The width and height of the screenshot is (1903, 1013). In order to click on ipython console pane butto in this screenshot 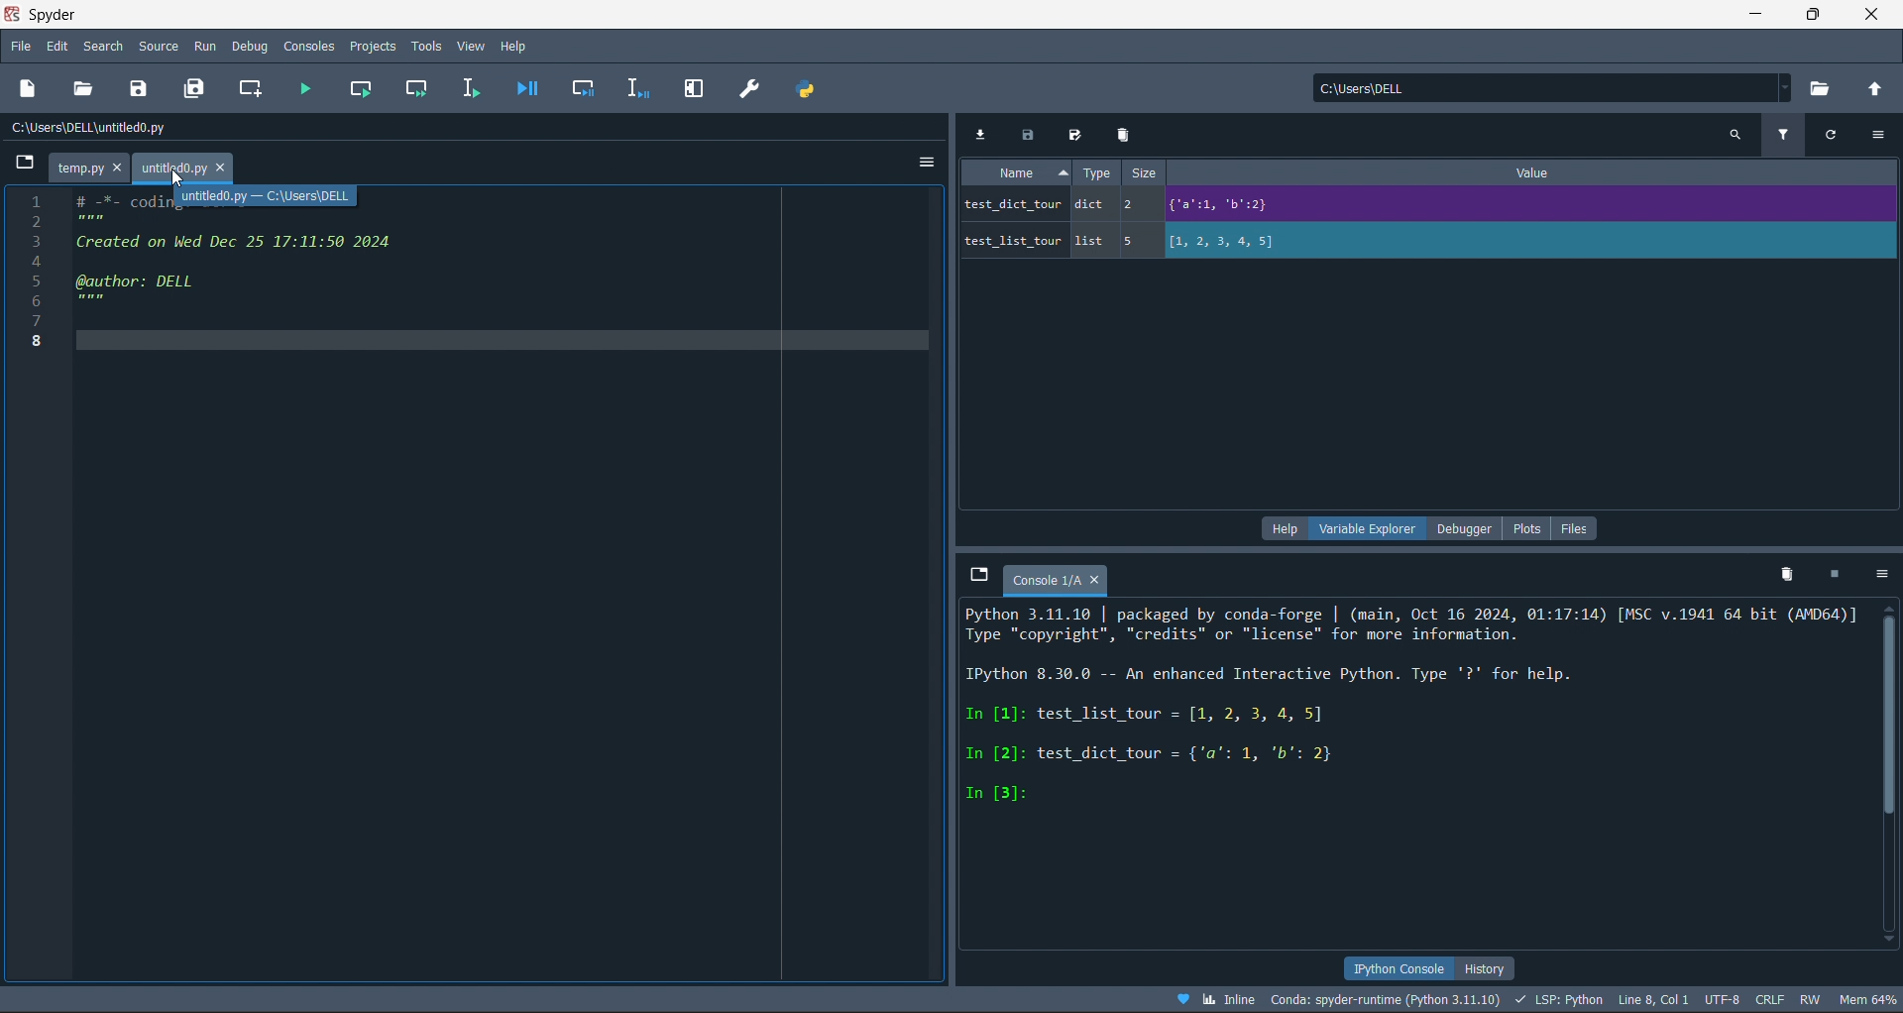, I will do `click(1397, 968)`.